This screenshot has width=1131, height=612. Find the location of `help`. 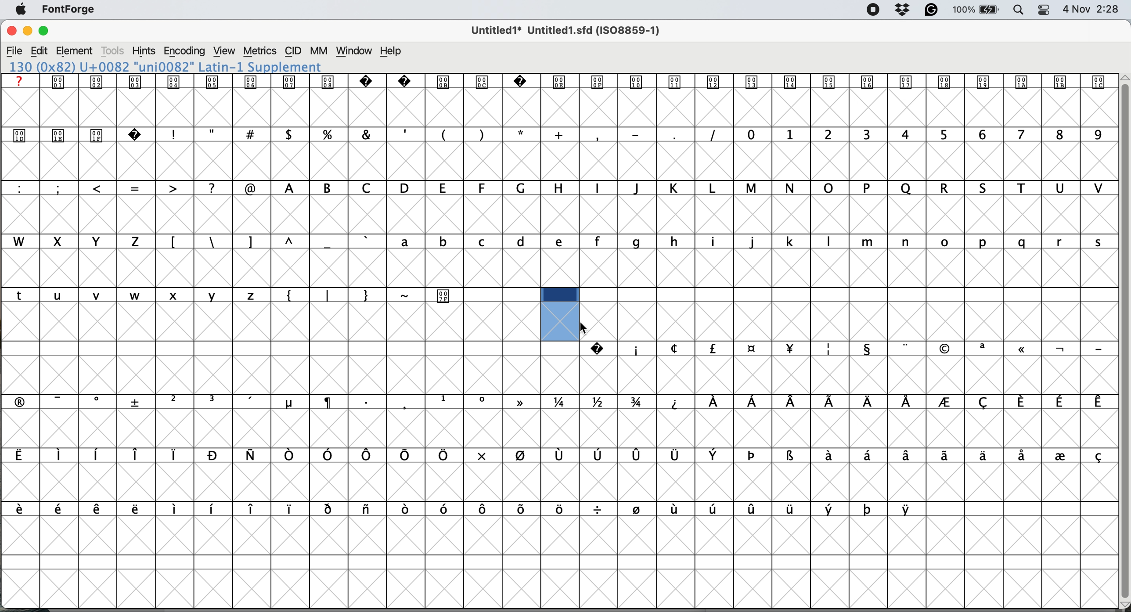

help is located at coordinates (393, 51).